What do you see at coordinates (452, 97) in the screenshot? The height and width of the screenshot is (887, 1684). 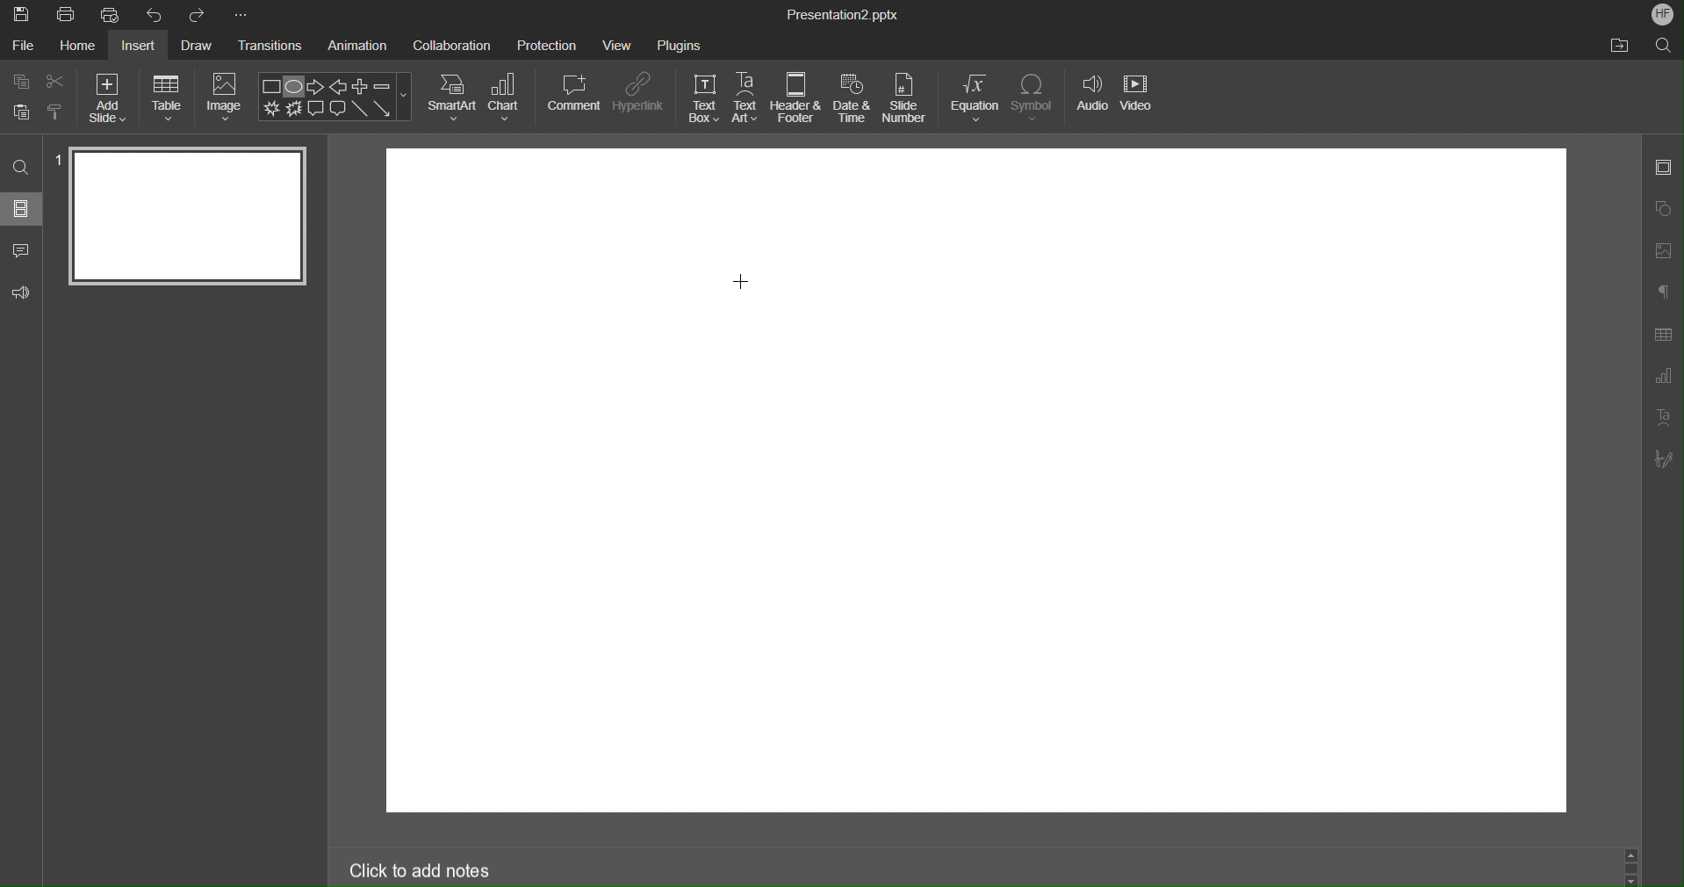 I see `SmartArt` at bounding box center [452, 97].